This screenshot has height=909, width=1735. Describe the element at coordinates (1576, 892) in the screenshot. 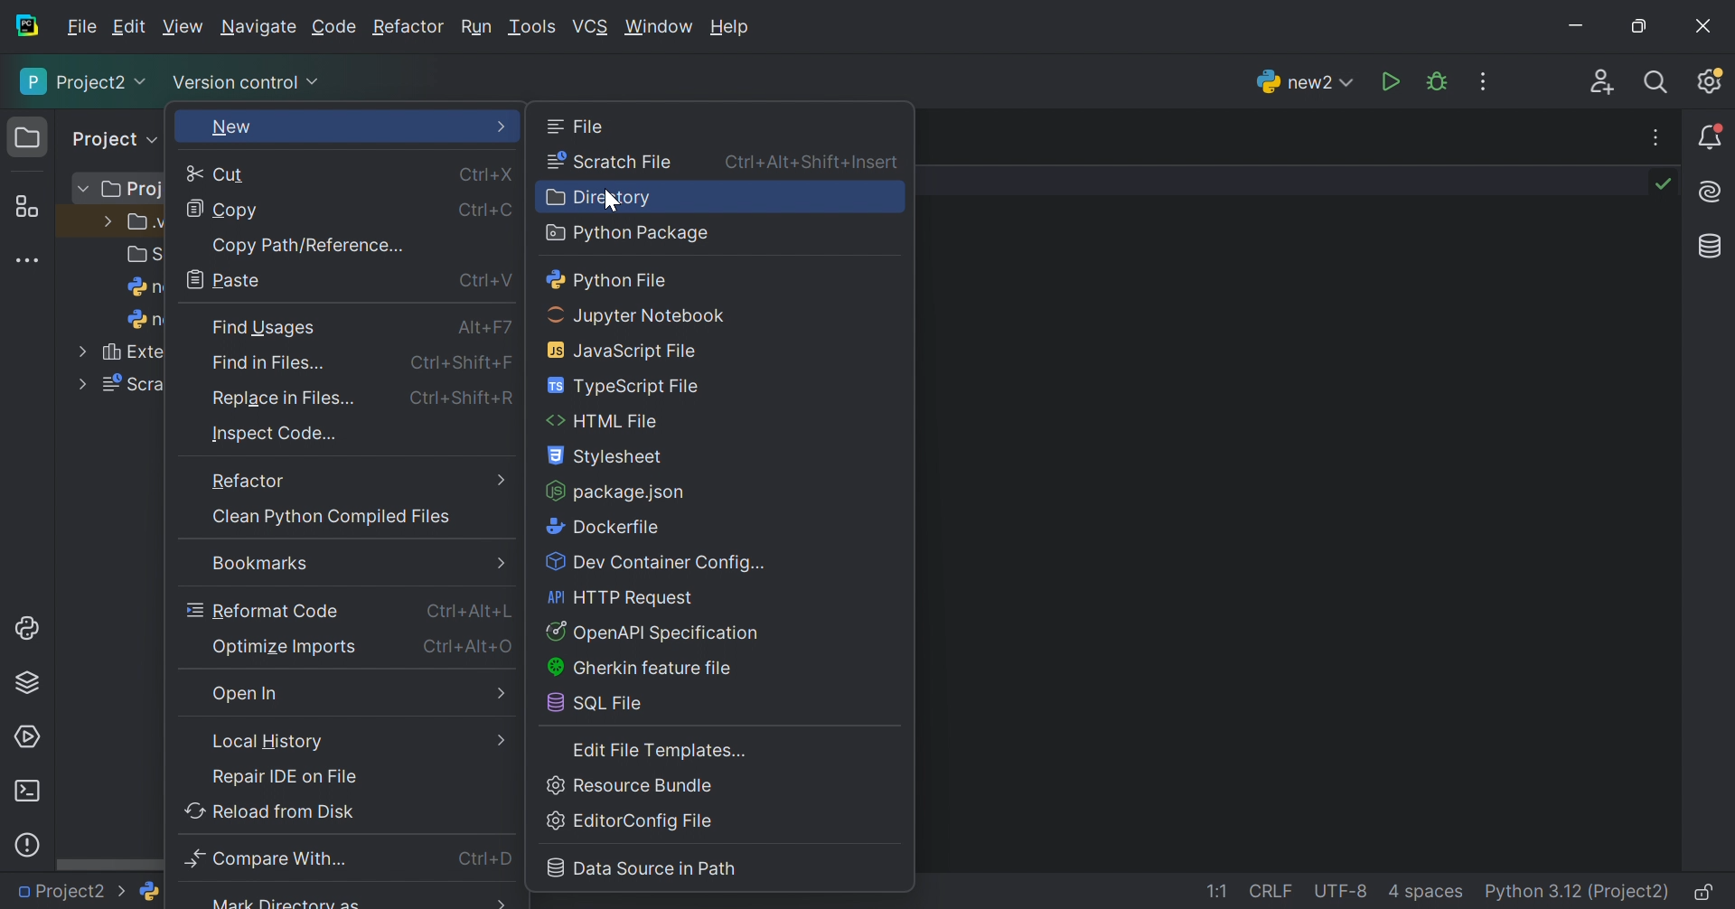

I see `Python 3.12 (Project2)` at that location.